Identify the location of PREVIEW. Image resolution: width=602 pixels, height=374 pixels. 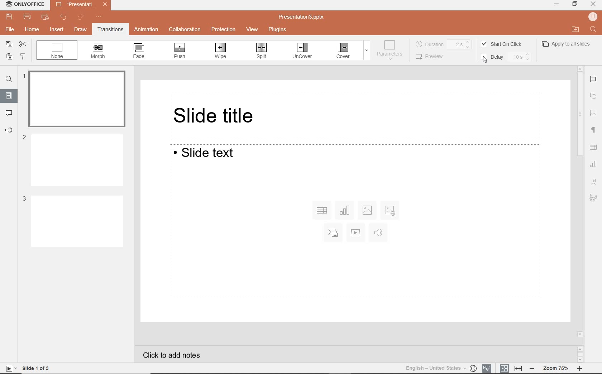
(433, 56).